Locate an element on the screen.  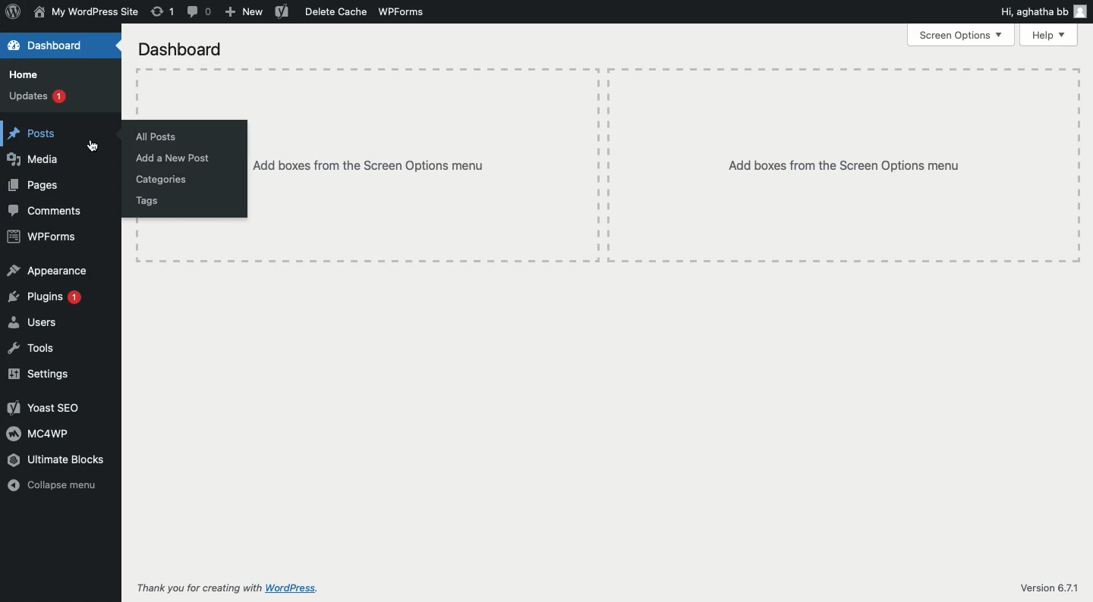
Add boxes from the screen options menu is located at coordinates (844, 165).